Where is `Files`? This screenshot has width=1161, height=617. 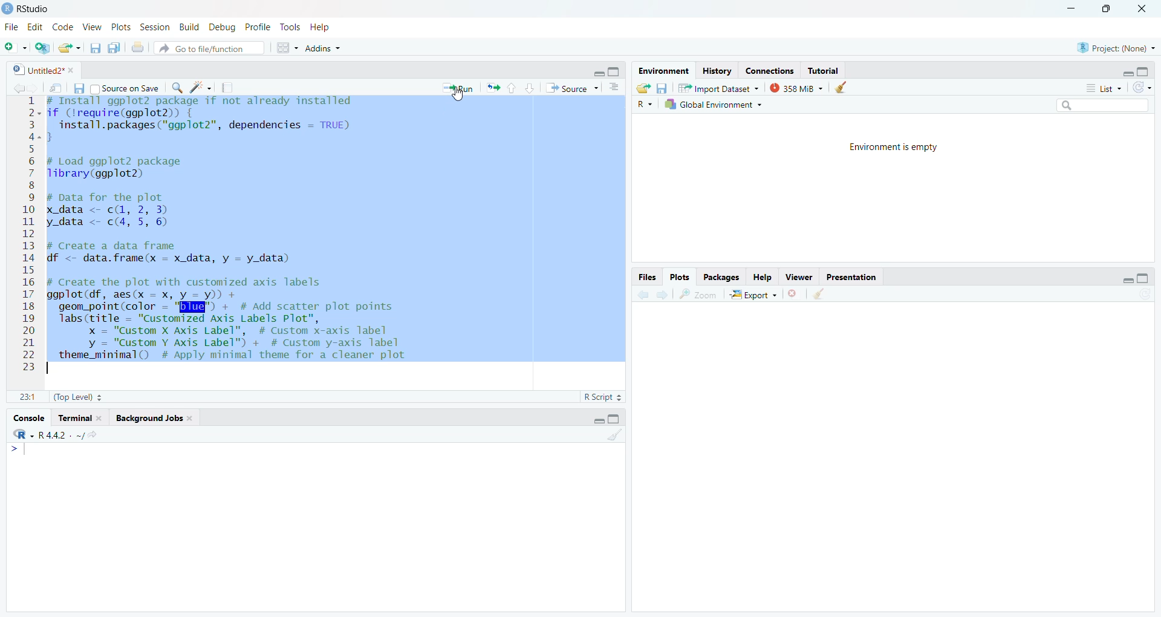 Files is located at coordinates (640, 277).